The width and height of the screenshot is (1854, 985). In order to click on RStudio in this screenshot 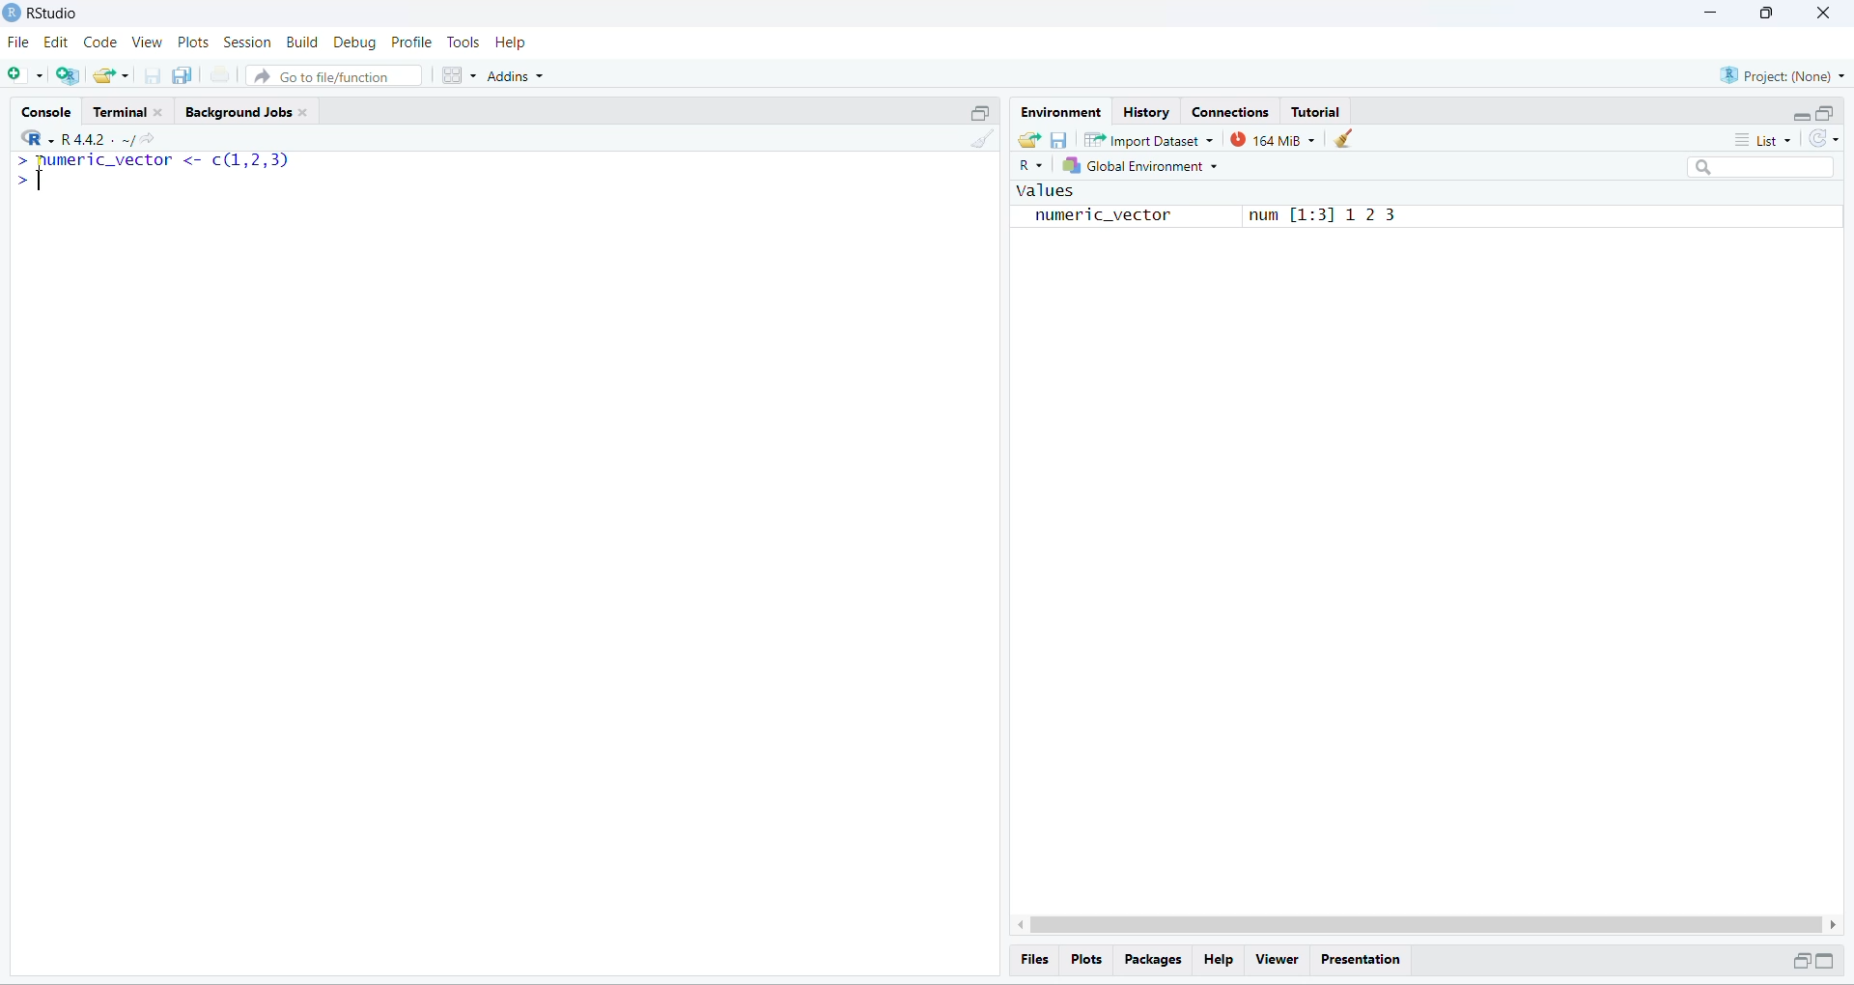, I will do `click(58, 12)`.